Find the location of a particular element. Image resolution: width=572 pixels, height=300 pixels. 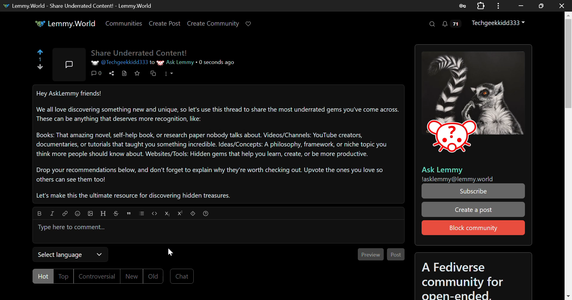

Block community is located at coordinates (472, 227).